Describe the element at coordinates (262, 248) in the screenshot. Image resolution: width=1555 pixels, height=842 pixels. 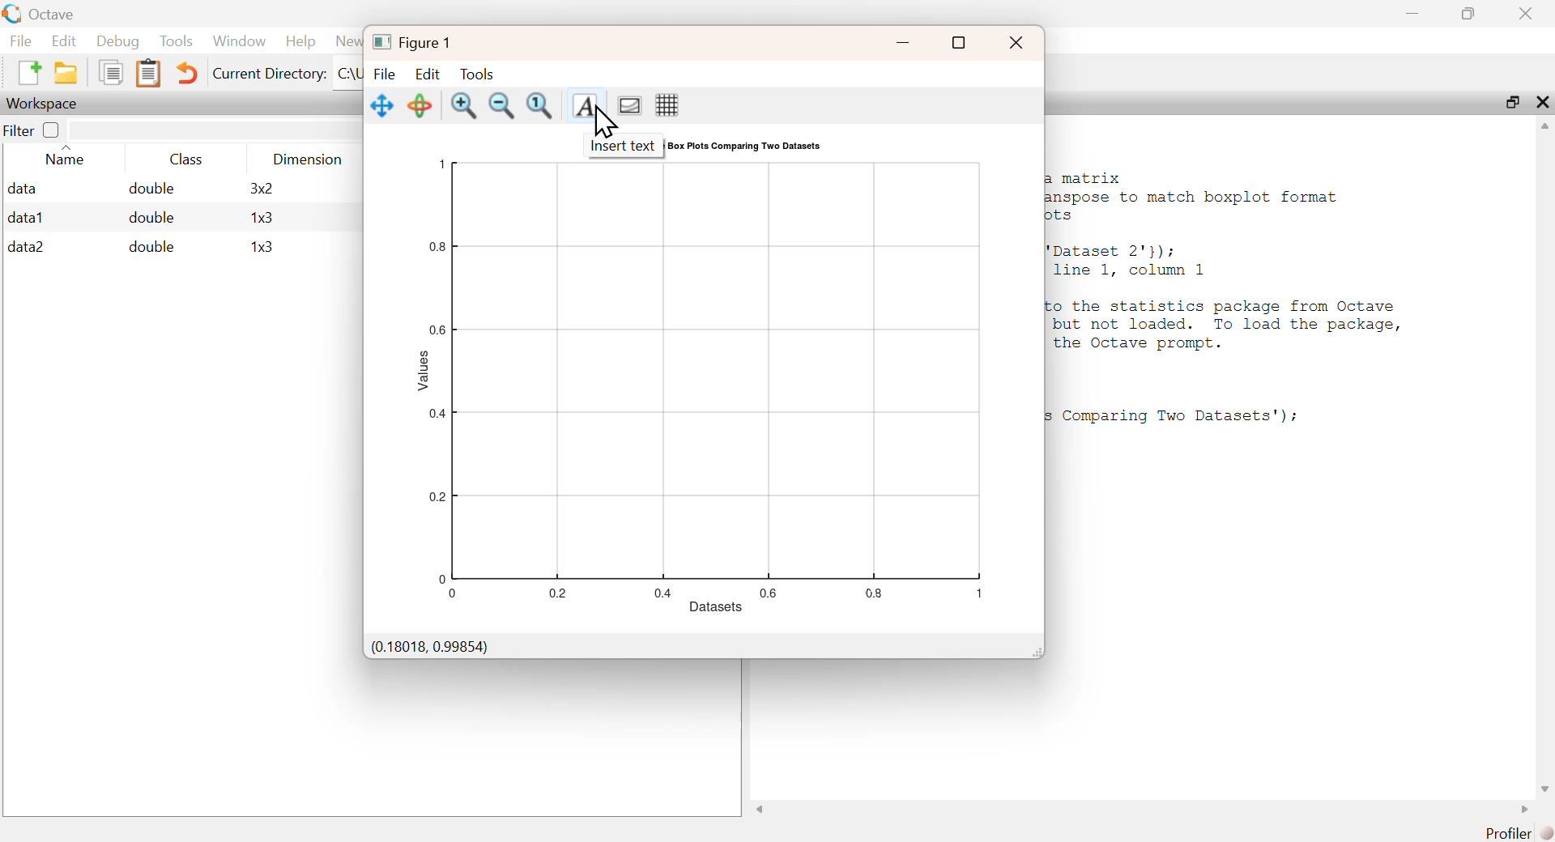
I see `1x3` at that location.